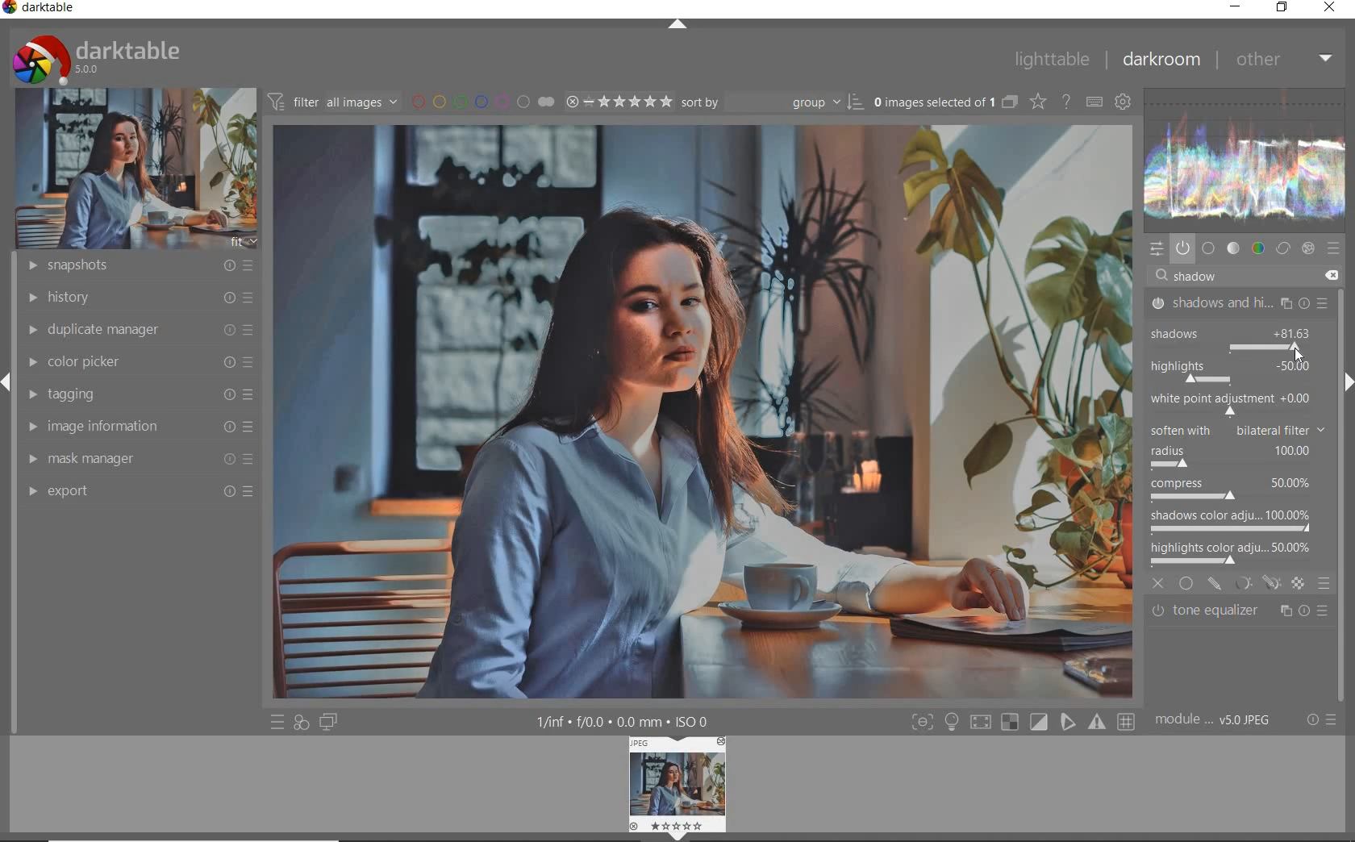 This screenshot has width=1355, height=842. Describe the element at coordinates (277, 722) in the screenshot. I see `quick access to presets` at that location.